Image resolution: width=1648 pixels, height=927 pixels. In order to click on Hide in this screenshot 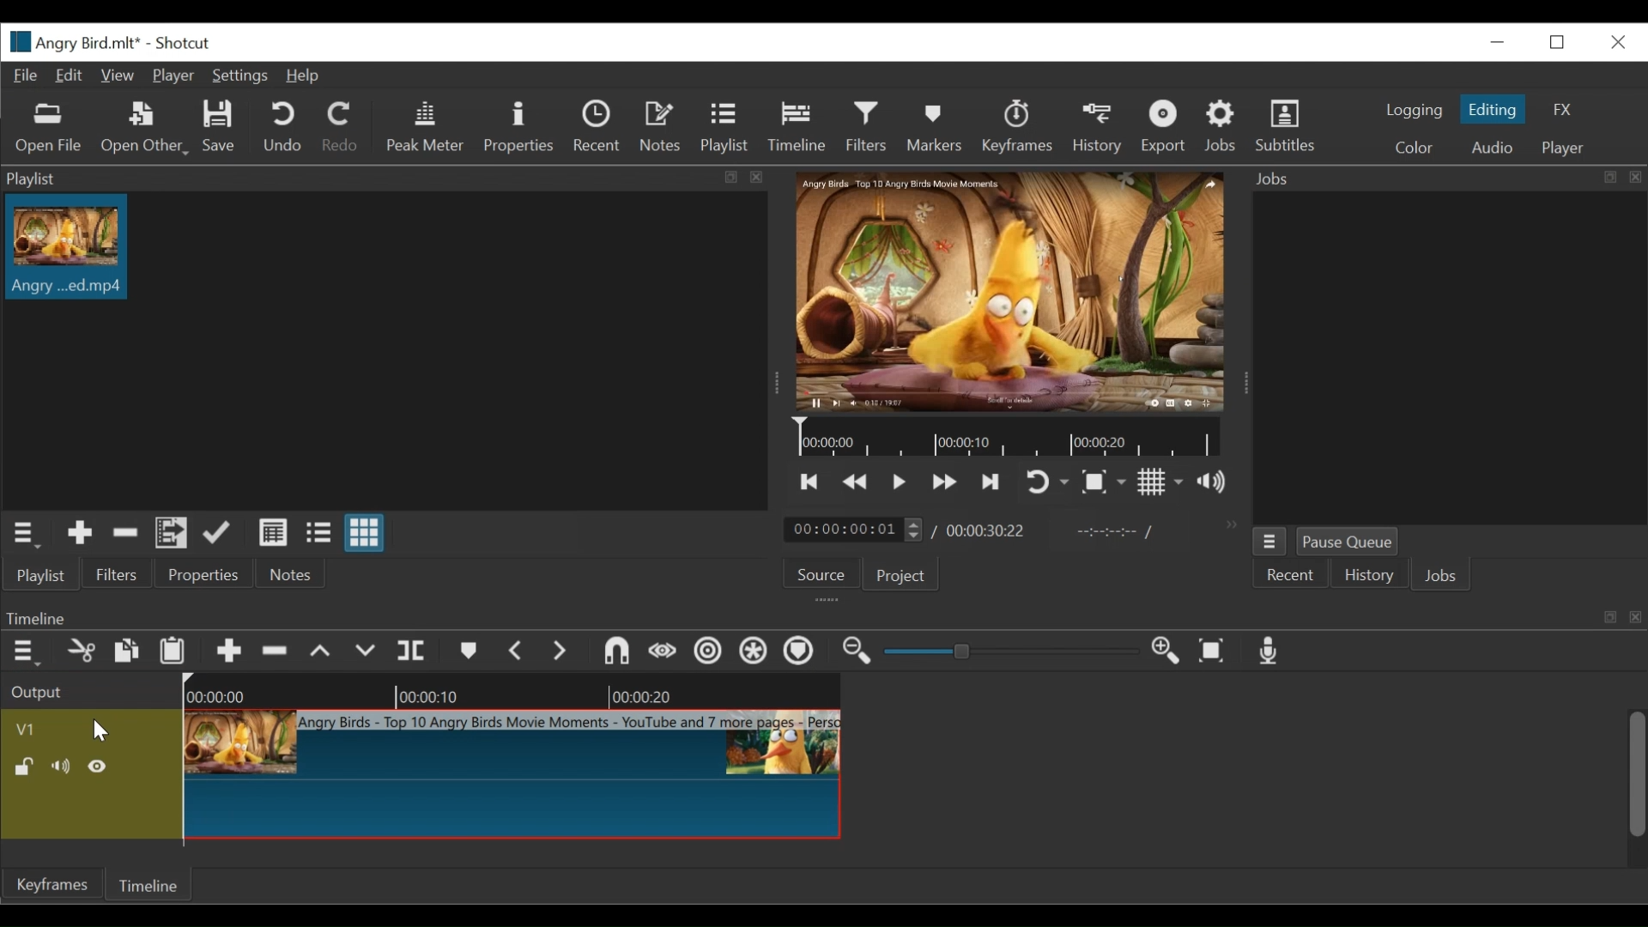, I will do `click(99, 768)`.